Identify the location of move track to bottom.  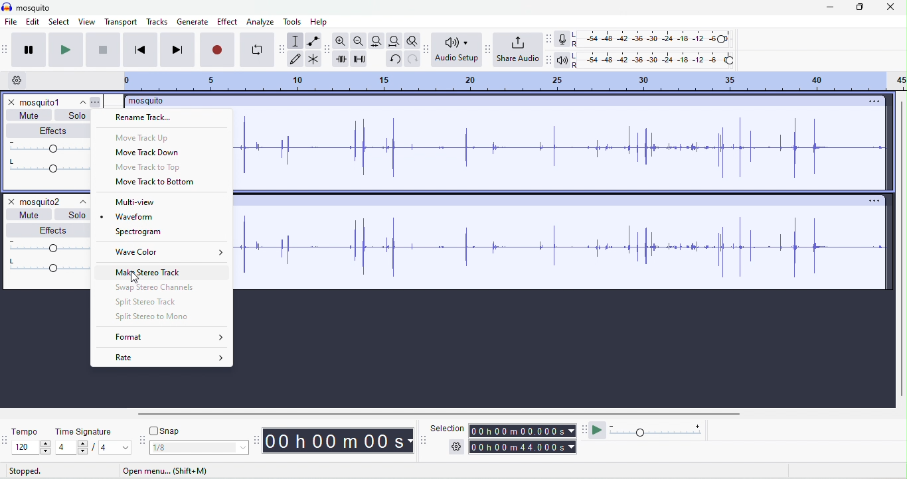
(155, 182).